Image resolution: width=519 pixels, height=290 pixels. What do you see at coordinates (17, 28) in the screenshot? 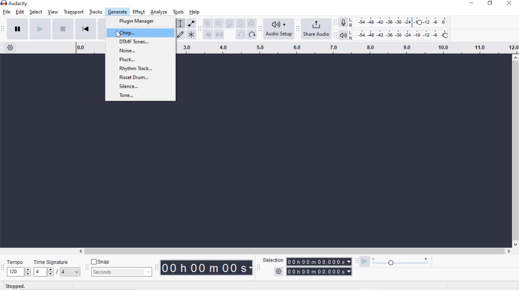
I see `pause` at bounding box center [17, 28].